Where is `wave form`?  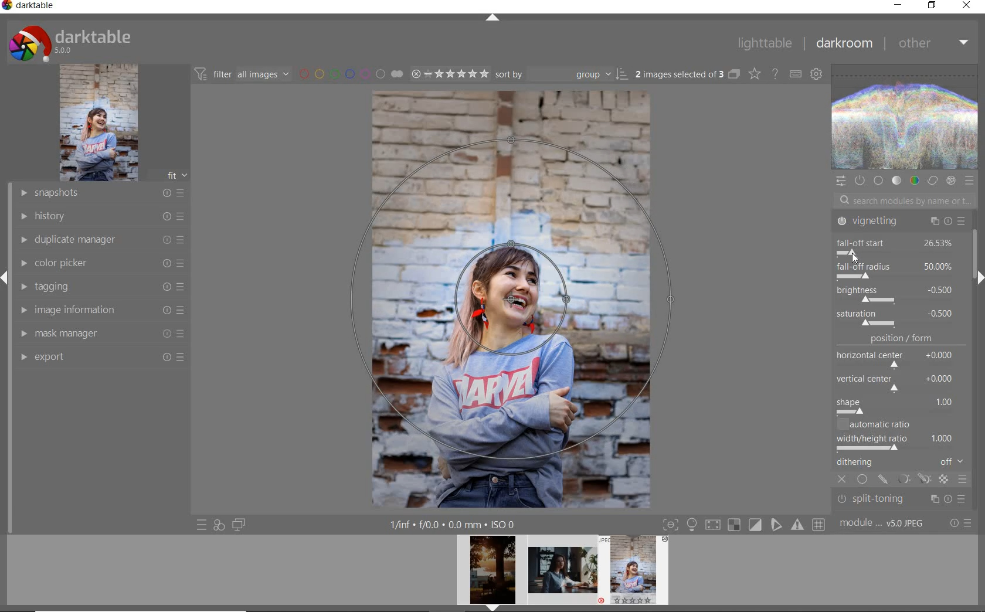
wave form is located at coordinates (906, 118).